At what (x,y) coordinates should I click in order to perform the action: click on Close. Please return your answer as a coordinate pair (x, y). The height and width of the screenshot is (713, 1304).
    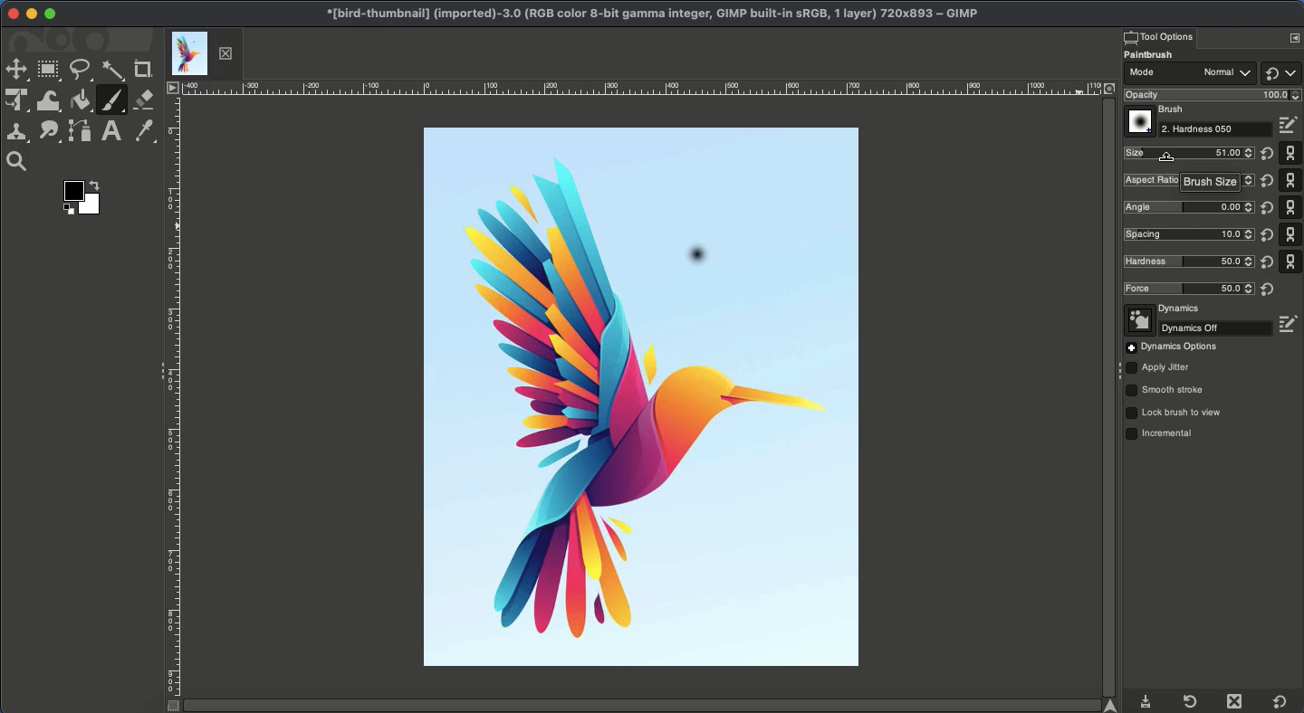
    Looking at the image, I should click on (14, 14).